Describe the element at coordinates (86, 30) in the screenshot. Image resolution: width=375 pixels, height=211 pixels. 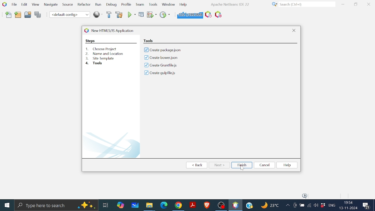
I see `logo` at that location.